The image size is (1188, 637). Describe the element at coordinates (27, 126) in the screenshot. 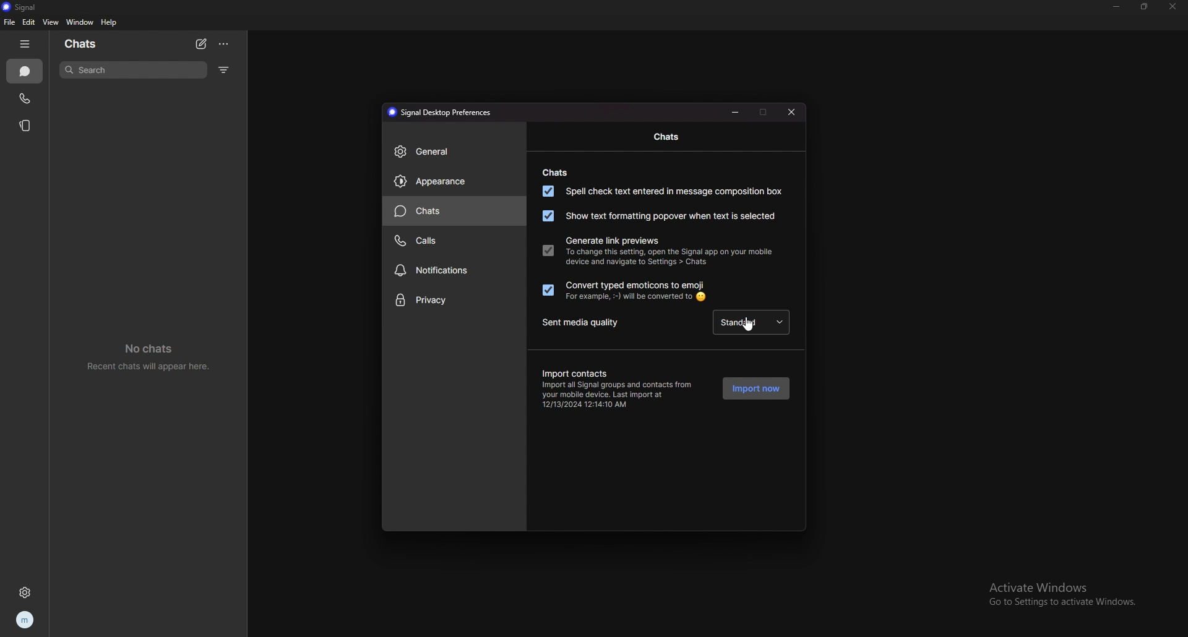

I see `stories` at that location.